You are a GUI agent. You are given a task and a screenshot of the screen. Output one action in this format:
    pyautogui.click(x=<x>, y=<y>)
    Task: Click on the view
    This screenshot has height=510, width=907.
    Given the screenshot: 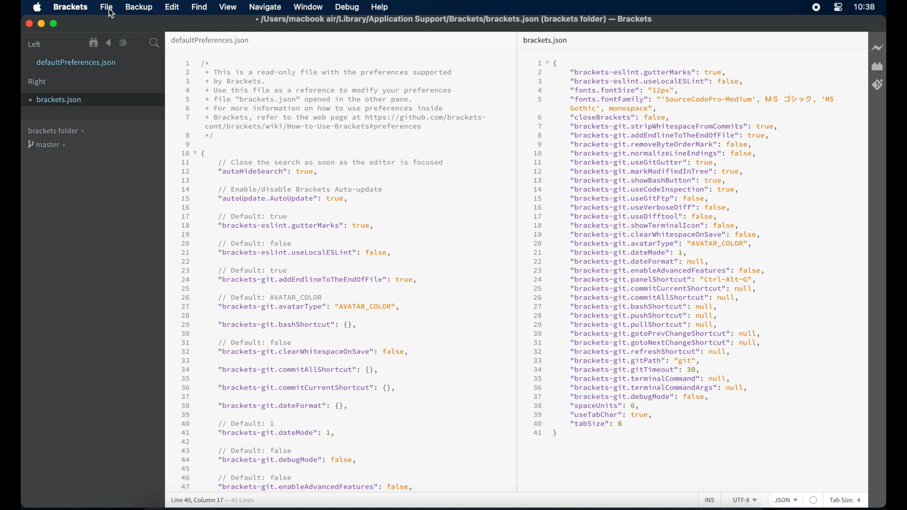 What is the action you would take?
    pyautogui.click(x=228, y=7)
    